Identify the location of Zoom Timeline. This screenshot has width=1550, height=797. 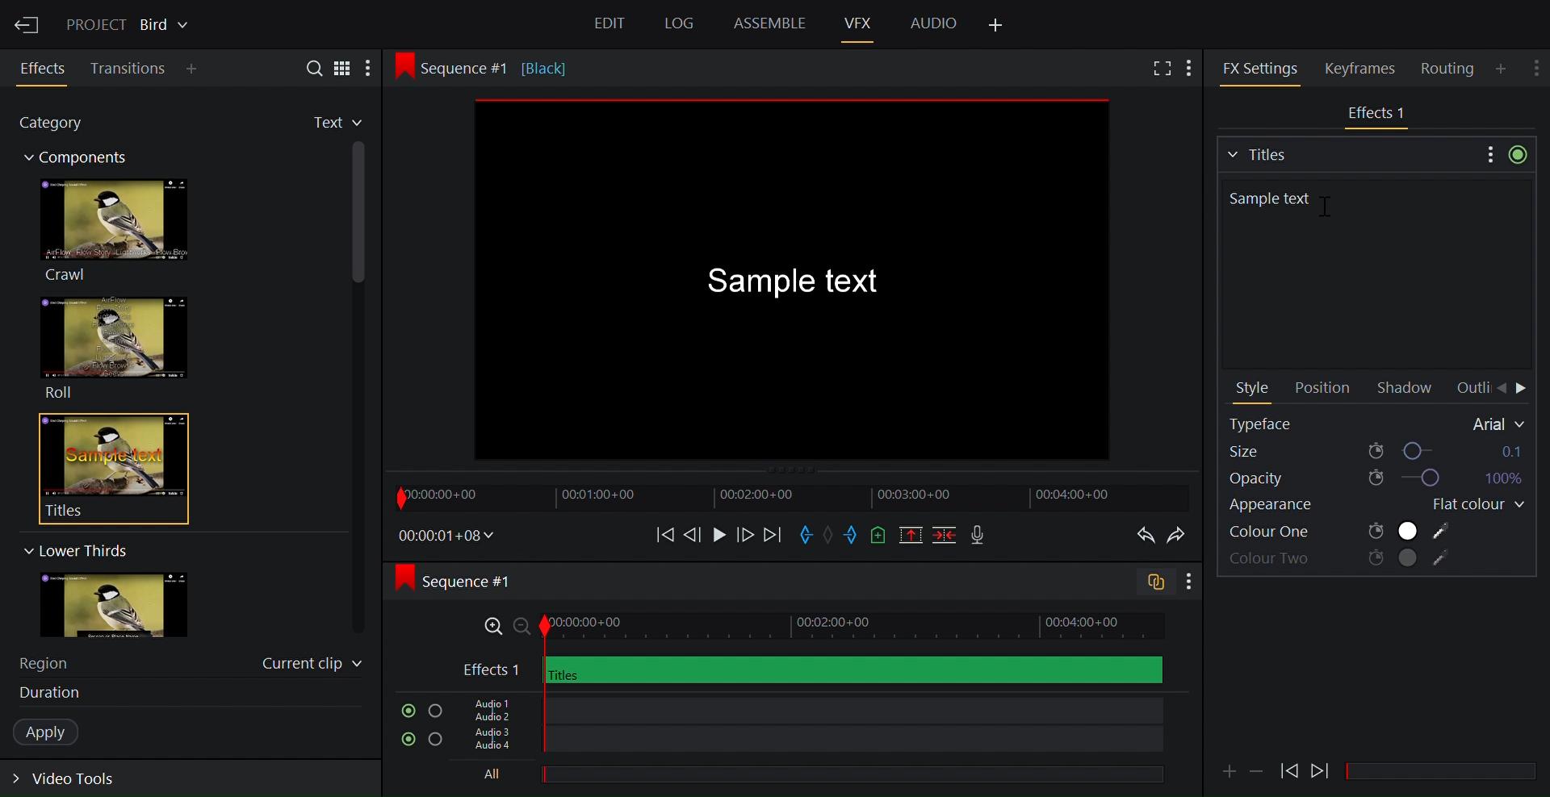
(813, 627).